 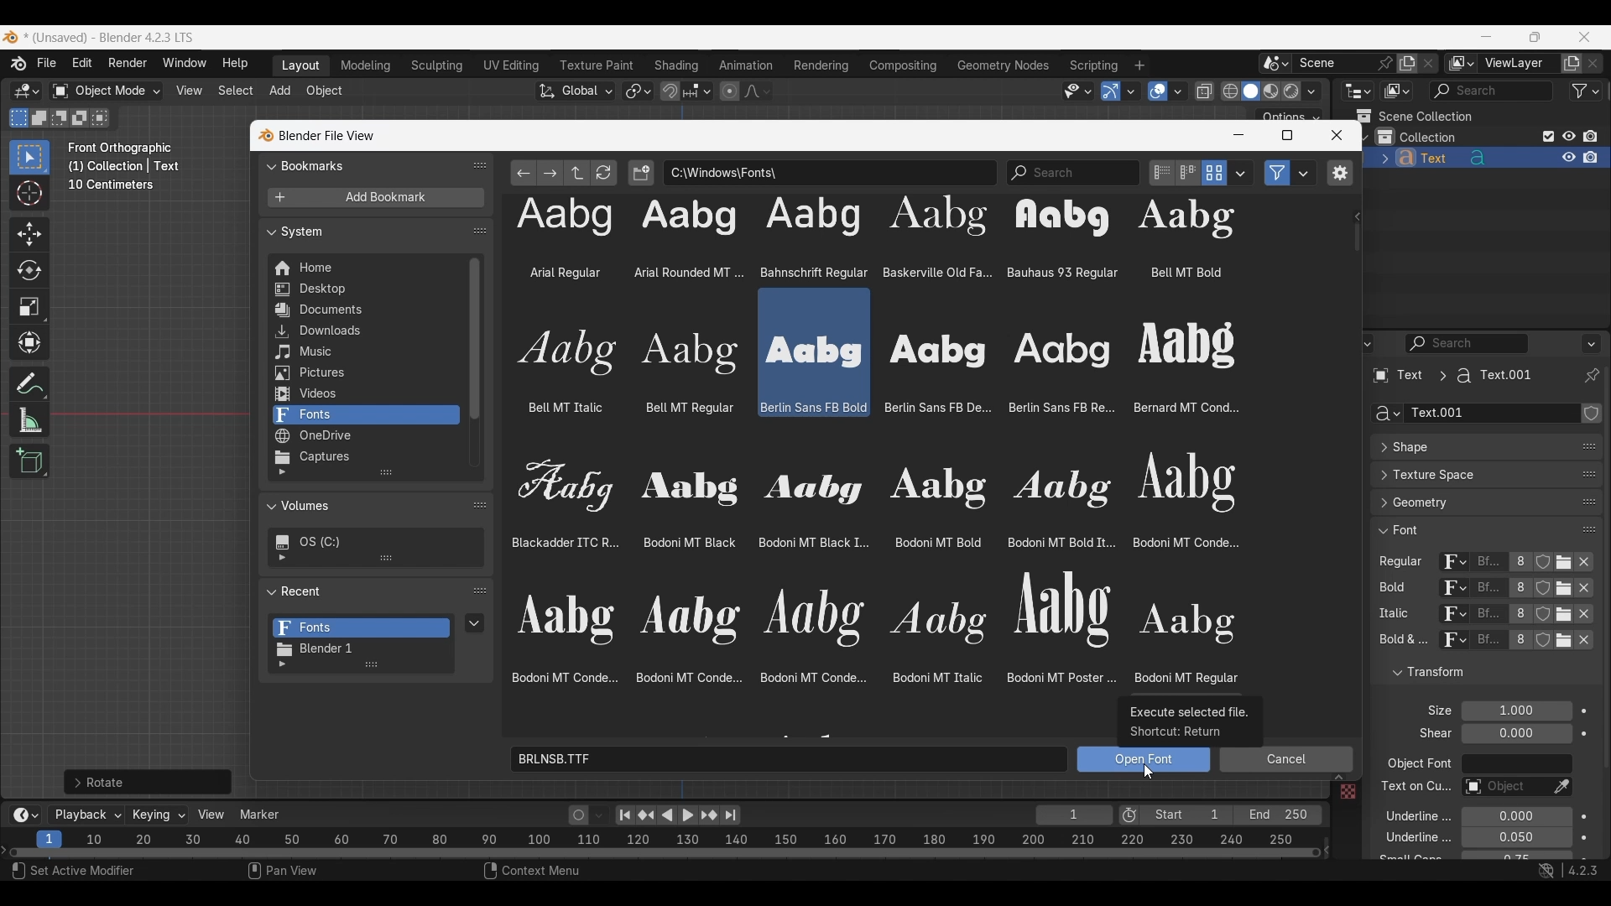 What do you see at coordinates (364, 164) in the screenshot?
I see `Collapse Bookmarks` at bounding box center [364, 164].